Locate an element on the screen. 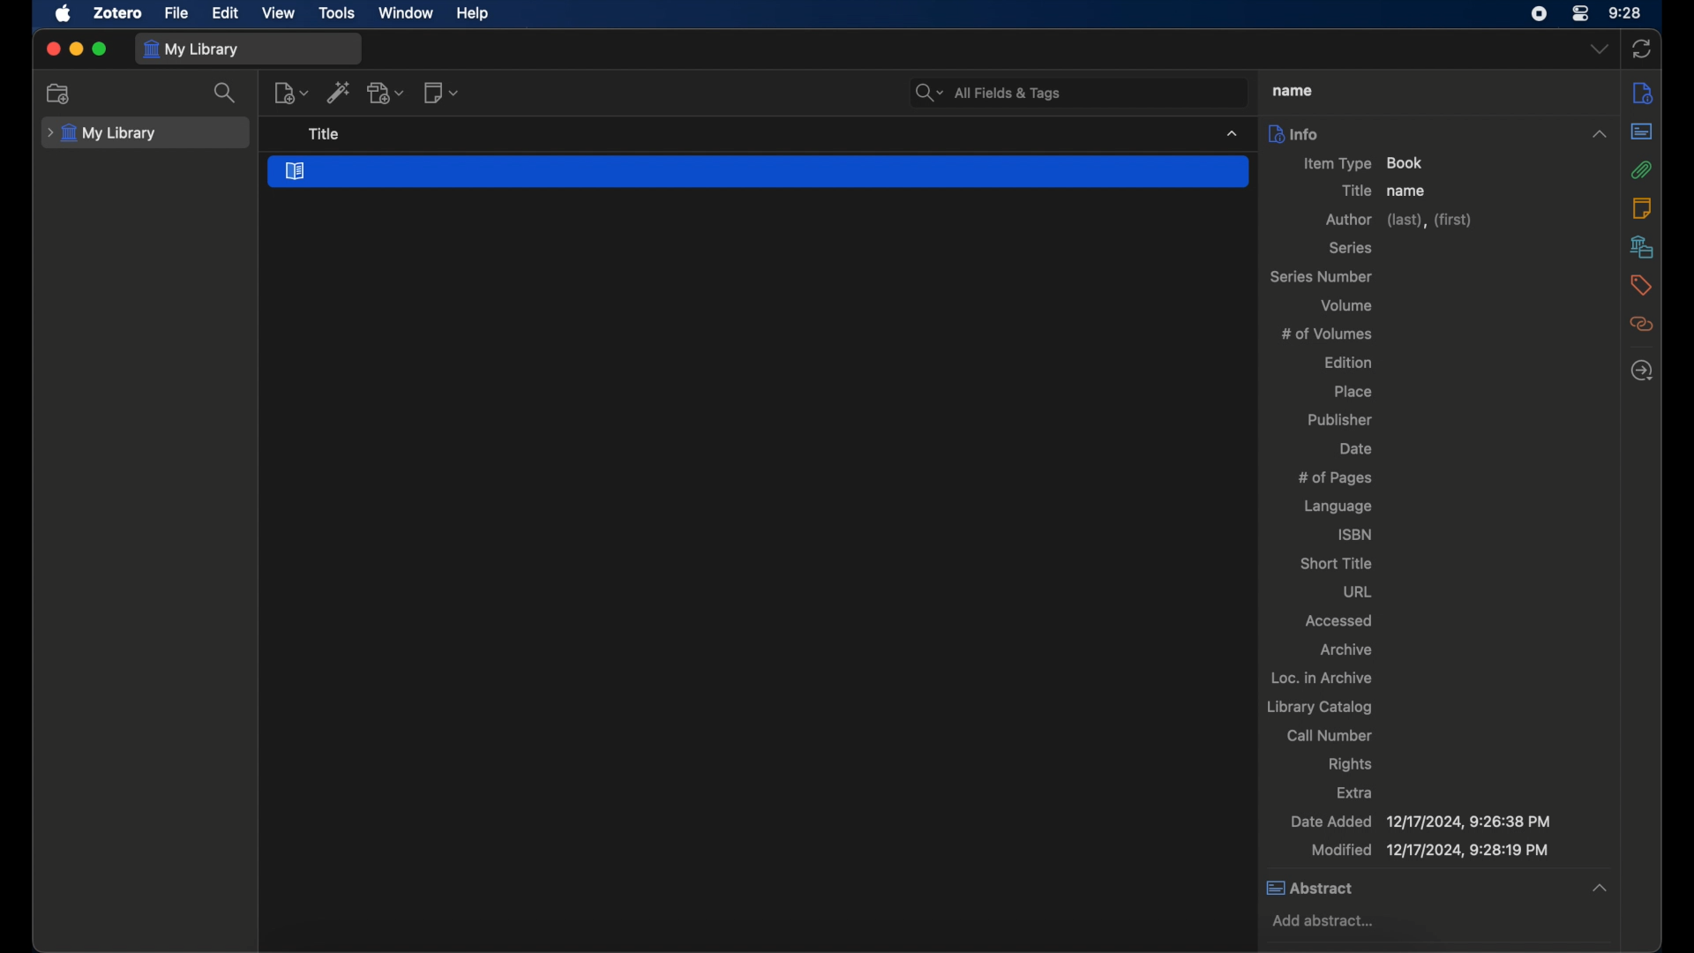 The image size is (1694, 953). screen recorder icon is located at coordinates (1539, 14).